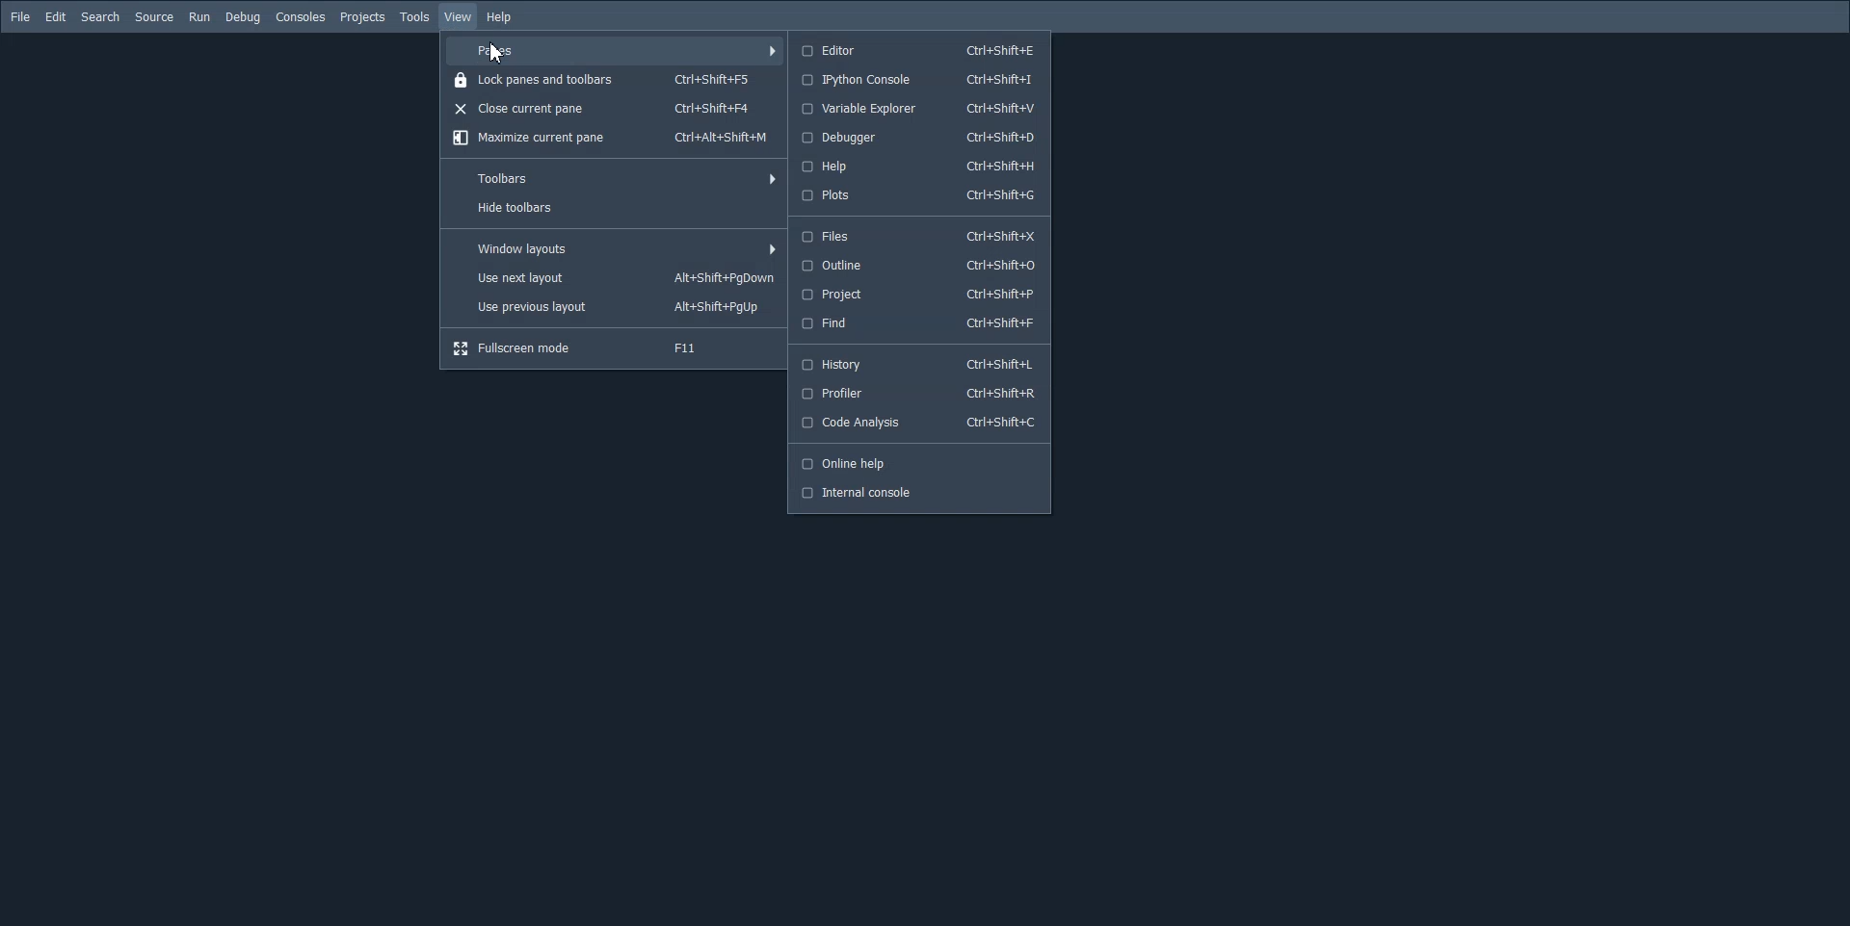  What do you see at coordinates (920, 394) in the screenshot?
I see `Profiler` at bounding box center [920, 394].